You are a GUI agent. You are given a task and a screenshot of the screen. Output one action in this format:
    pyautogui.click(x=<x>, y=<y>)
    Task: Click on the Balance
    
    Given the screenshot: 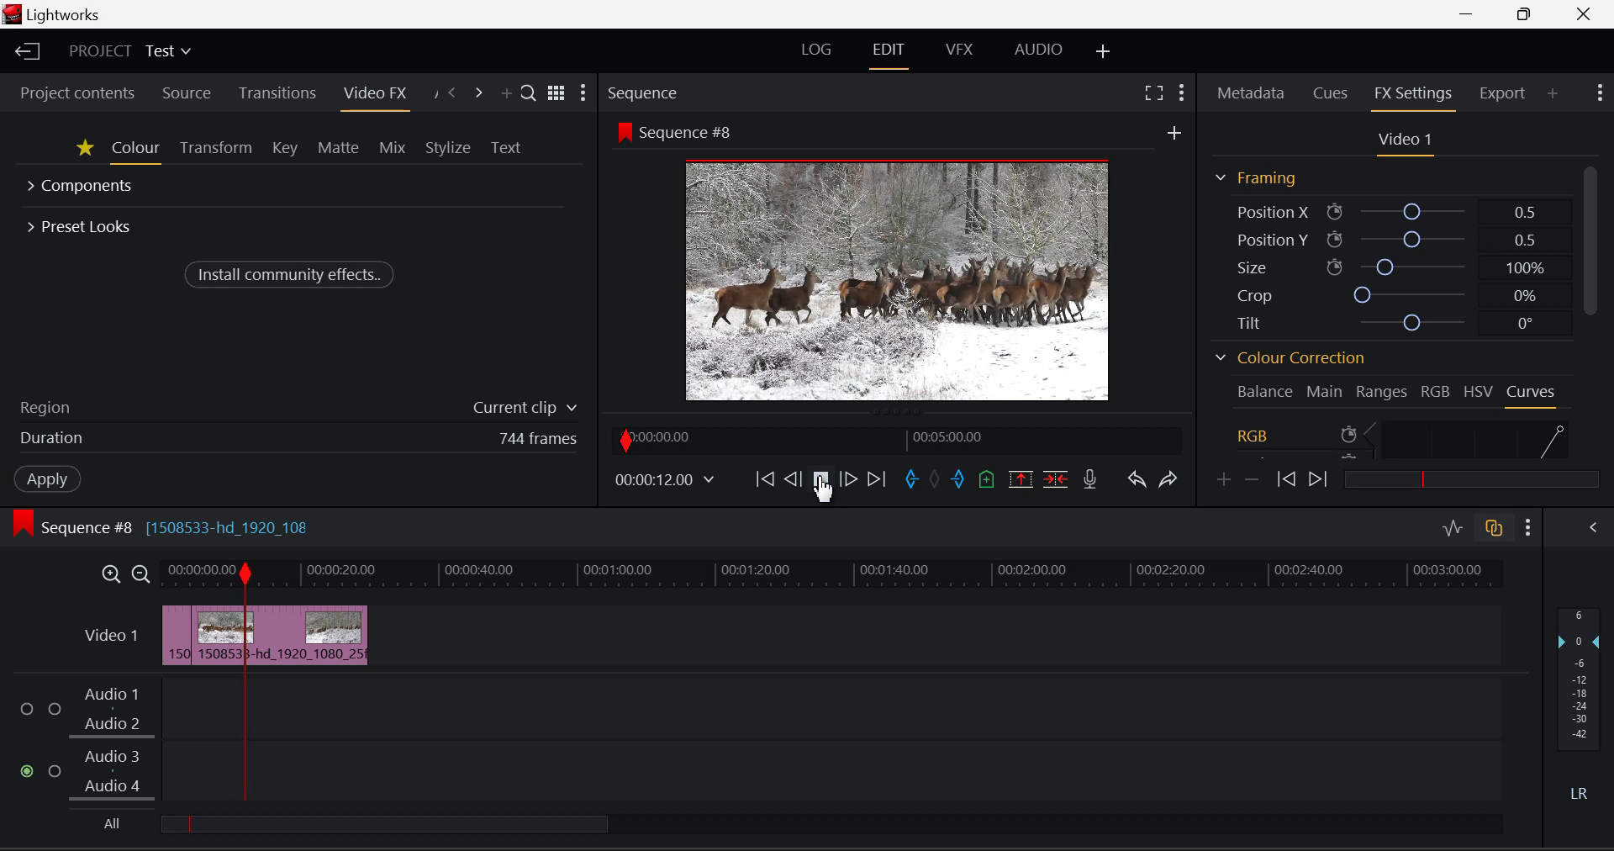 What is the action you would take?
    pyautogui.click(x=1264, y=391)
    